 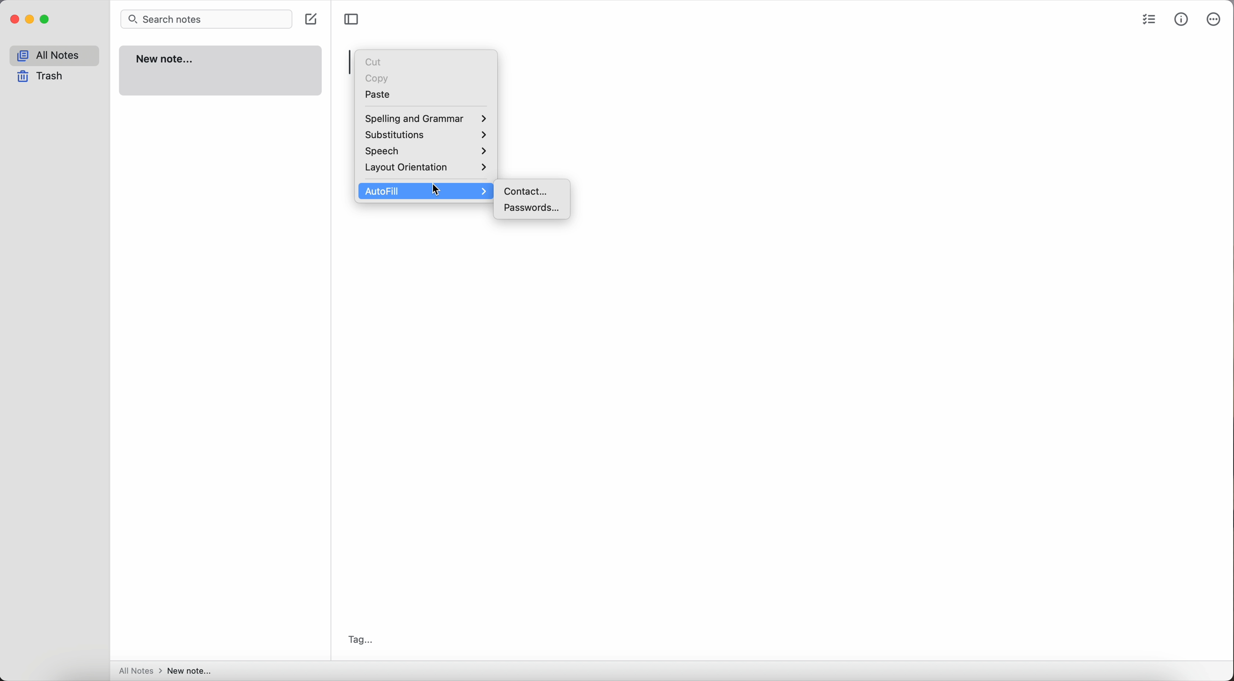 What do you see at coordinates (529, 191) in the screenshot?
I see `contact` at bounding box center [529, 191].